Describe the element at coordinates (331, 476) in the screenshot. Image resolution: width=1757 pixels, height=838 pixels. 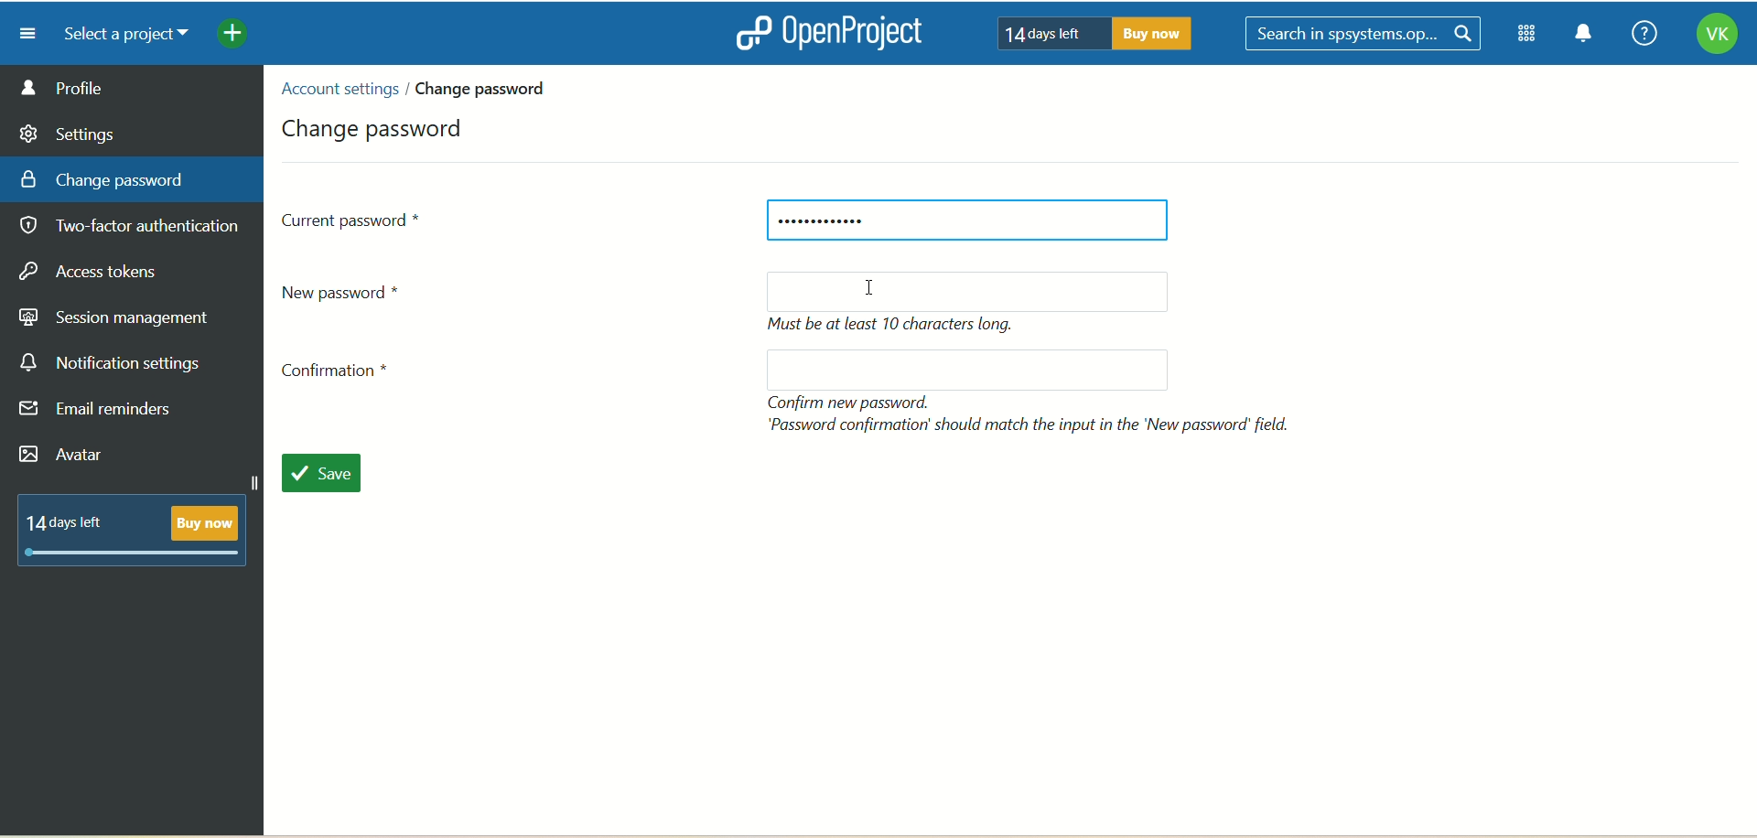
I see `save` at that location.